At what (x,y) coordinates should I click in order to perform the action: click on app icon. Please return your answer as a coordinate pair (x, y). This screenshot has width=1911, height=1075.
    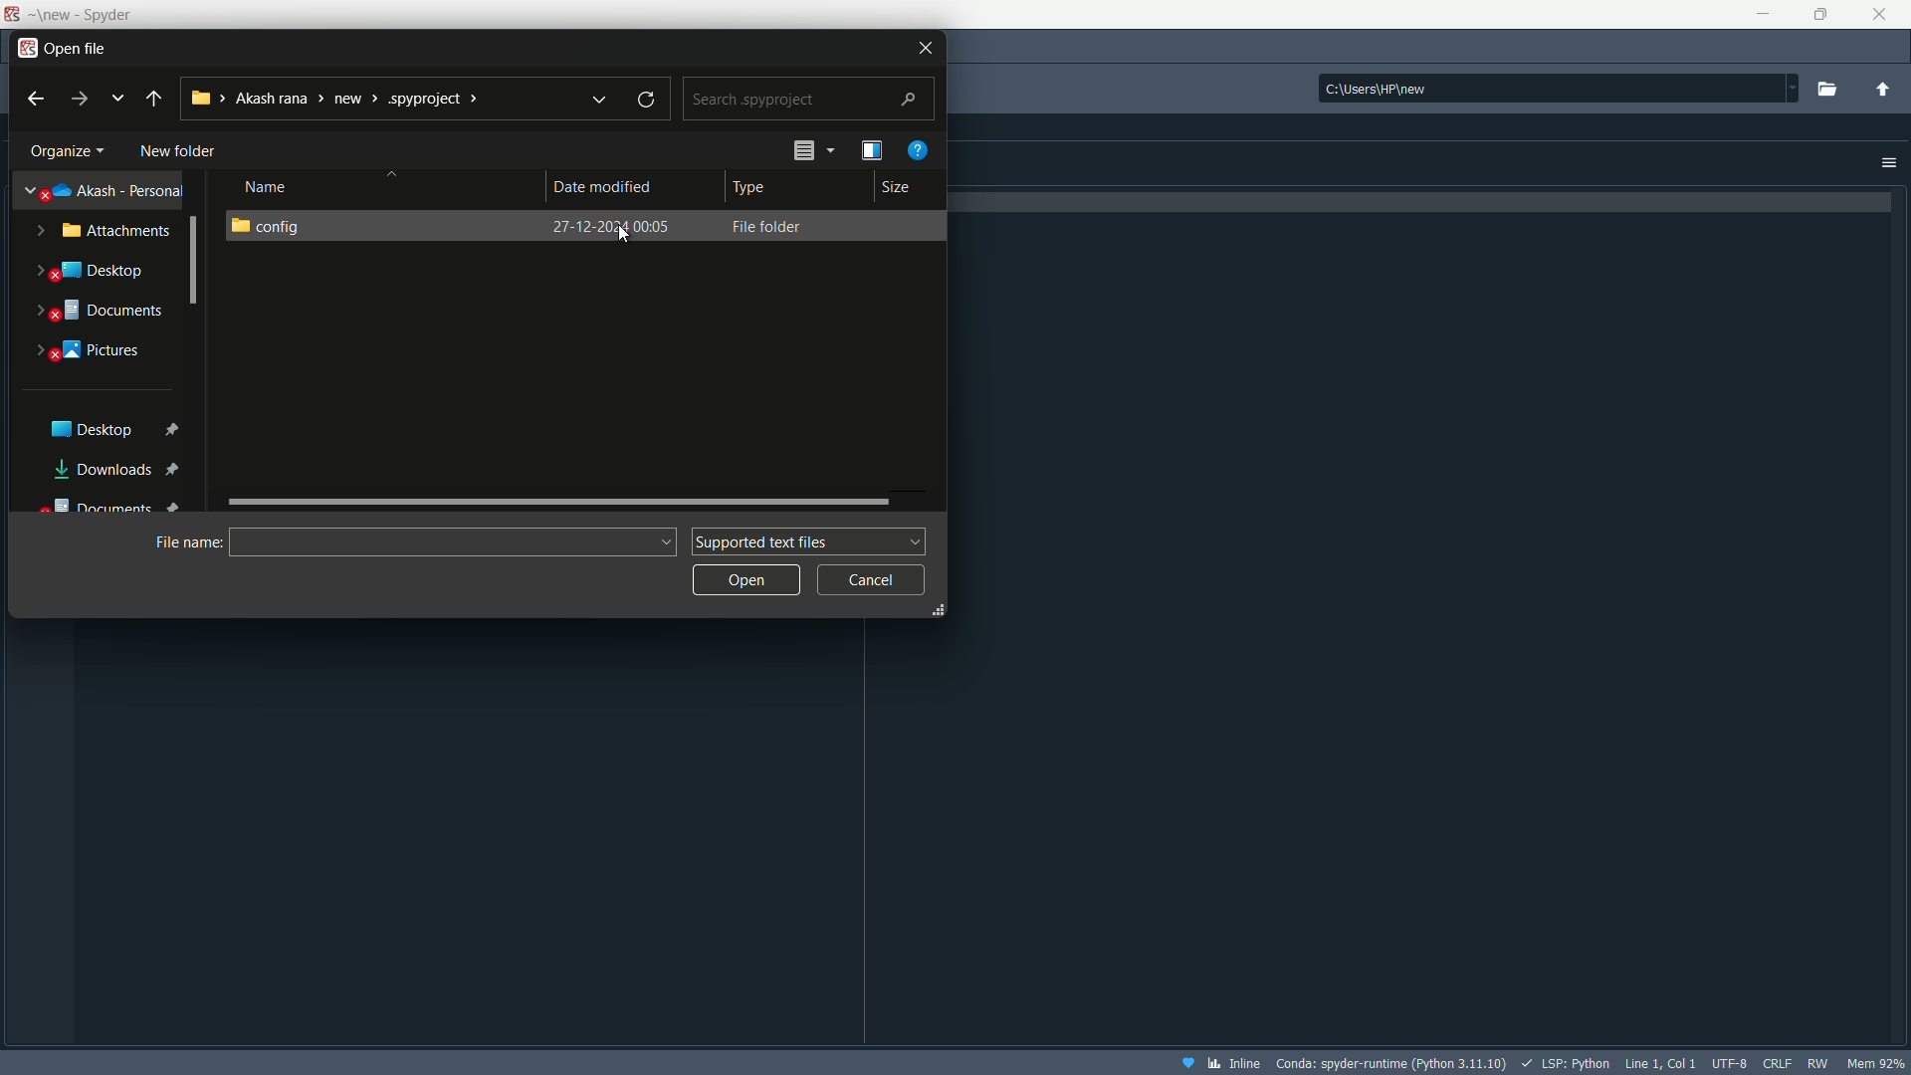
    Looking at the image, I should click on (25, 46).